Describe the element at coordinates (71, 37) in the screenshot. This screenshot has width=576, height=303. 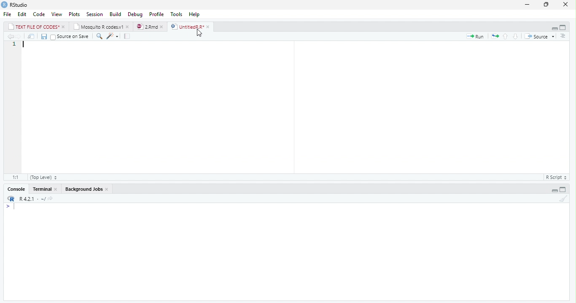
I see `source on save` at that location.